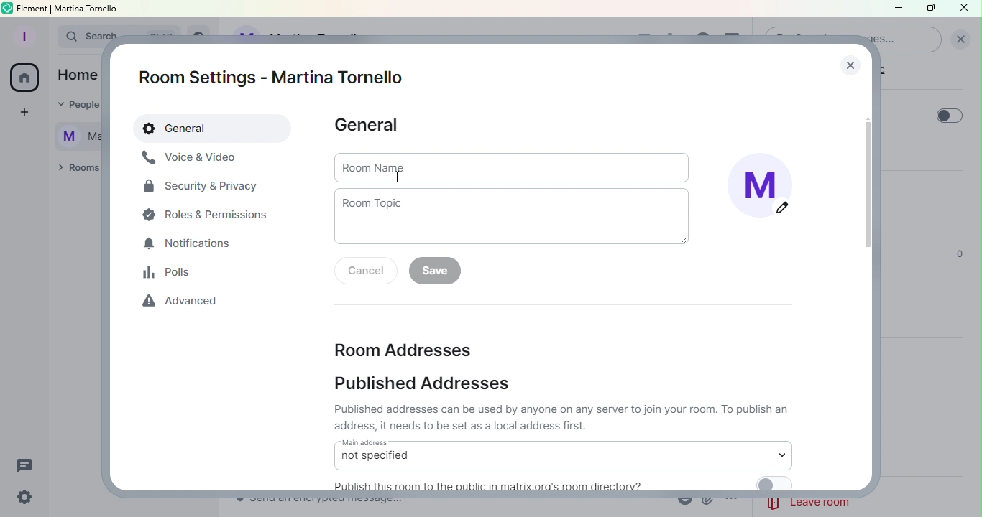  Describe the element at coordinates (28, 462) in the screenshot. I see `Threads` at that location.